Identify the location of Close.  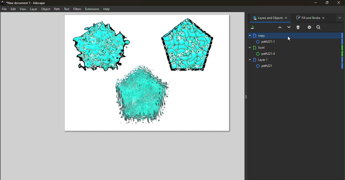
(340, 3).